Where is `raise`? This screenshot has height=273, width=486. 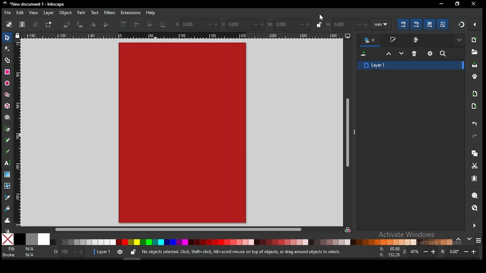 raise is located at coordinates (136, 25).